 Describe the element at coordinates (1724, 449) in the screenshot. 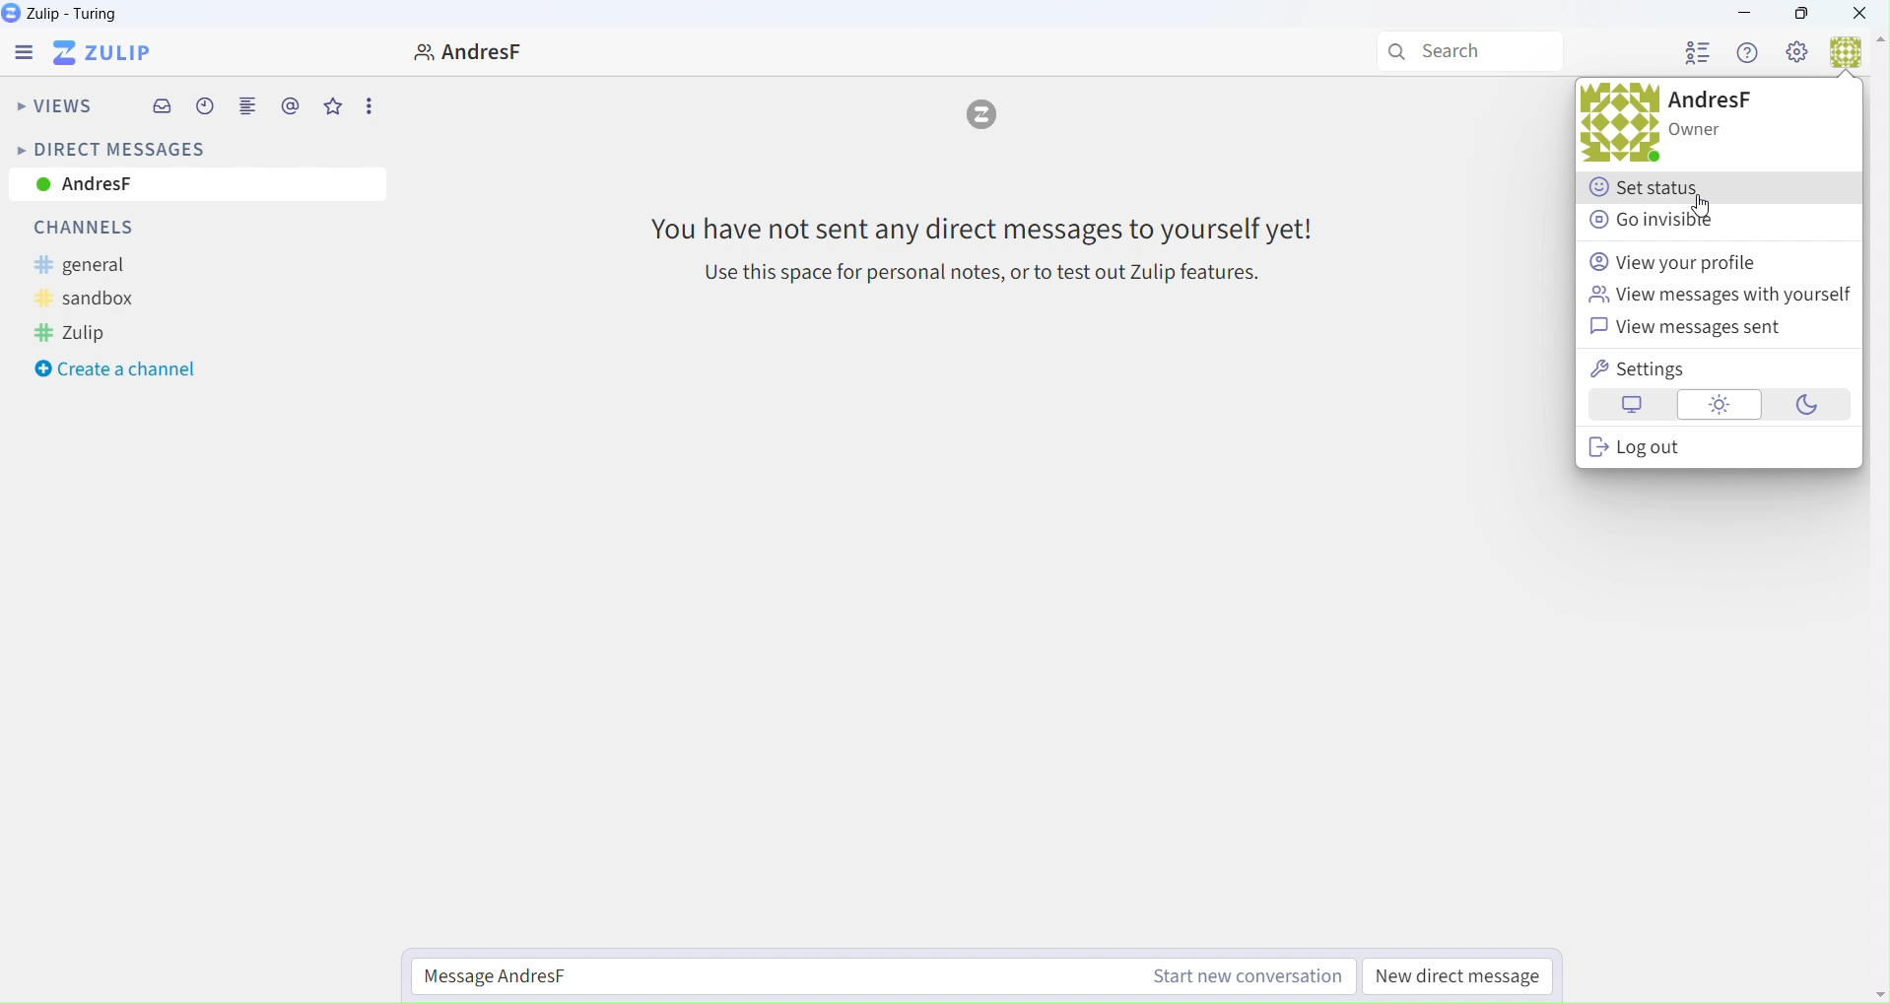

I see `:Log Out` at that location.